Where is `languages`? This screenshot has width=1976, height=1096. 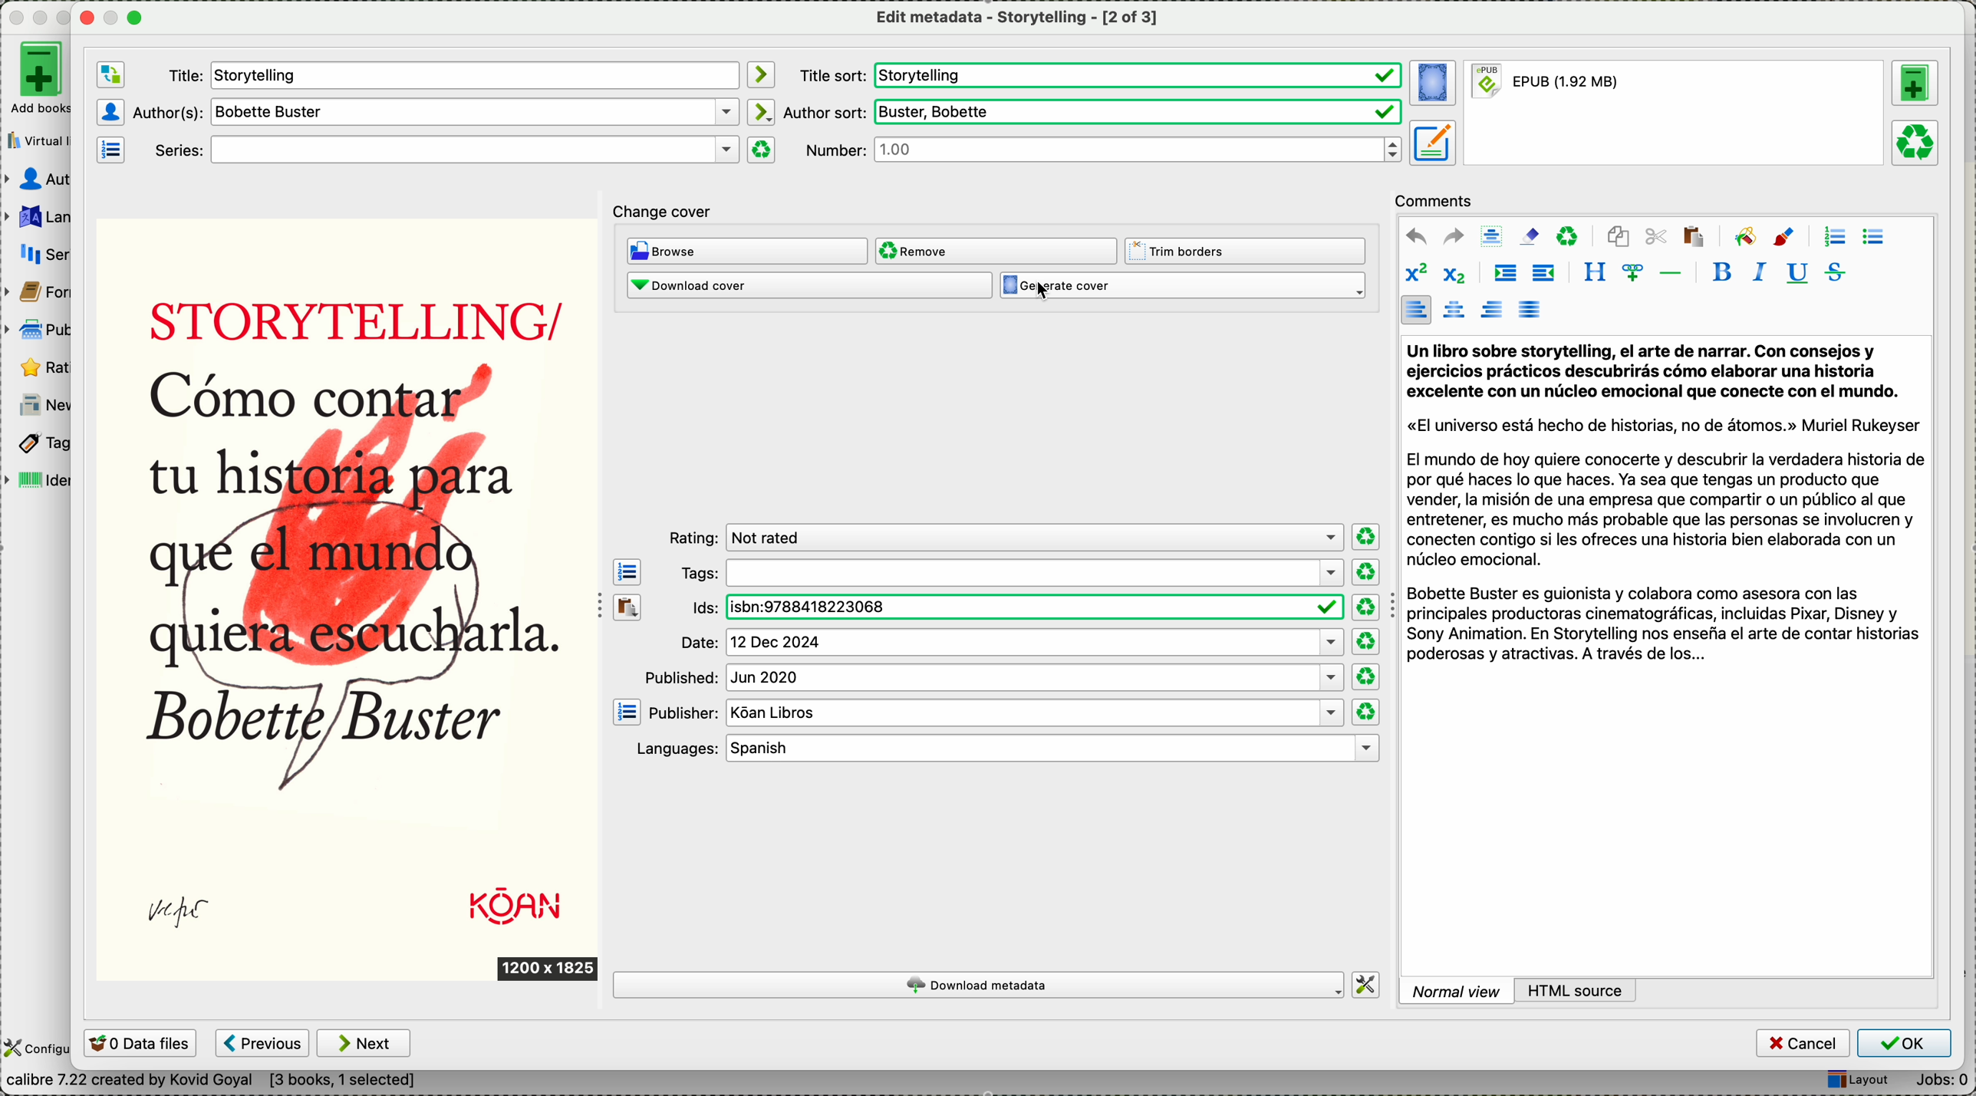 languages is located at coordinates (43, 215).